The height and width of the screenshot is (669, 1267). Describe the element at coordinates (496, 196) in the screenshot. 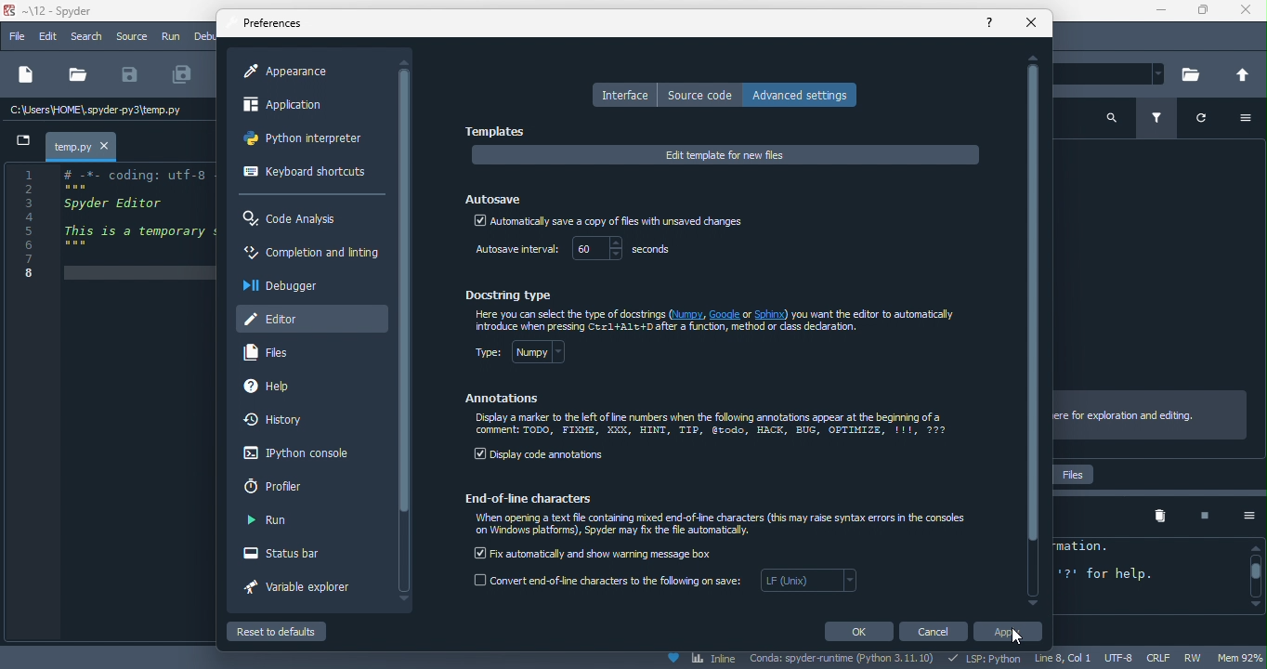

I see `autosave` at that location.